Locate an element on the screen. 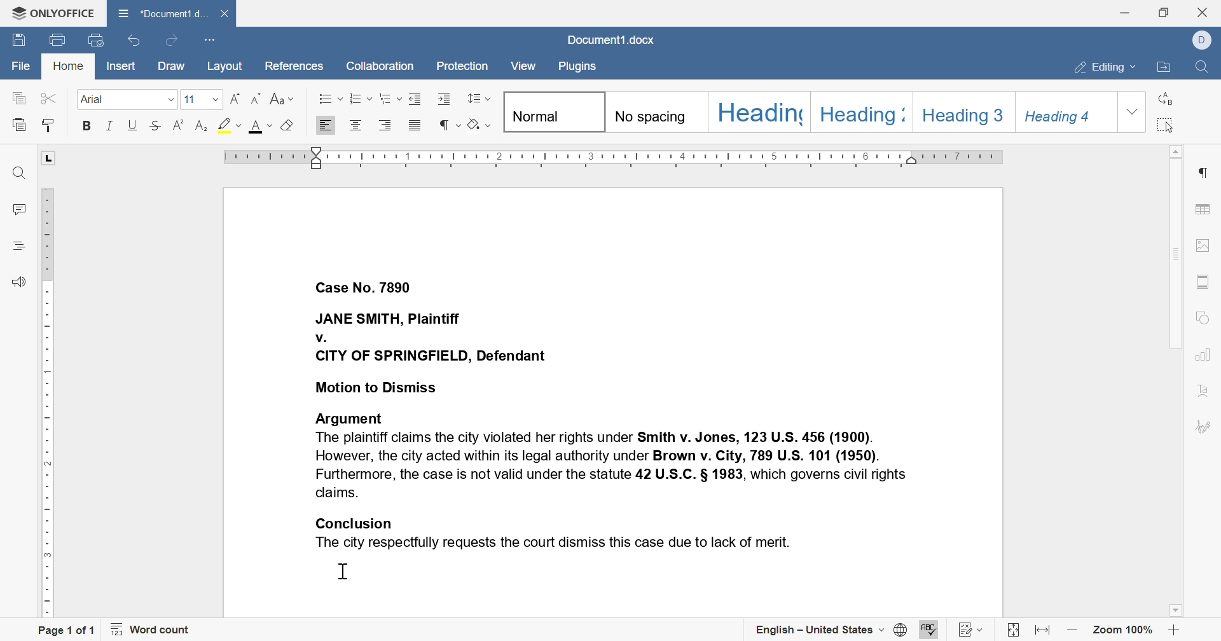 Image resolution: width=1221 pixels, height=641 pixels. highlight color is located at coordinates (226, 123).